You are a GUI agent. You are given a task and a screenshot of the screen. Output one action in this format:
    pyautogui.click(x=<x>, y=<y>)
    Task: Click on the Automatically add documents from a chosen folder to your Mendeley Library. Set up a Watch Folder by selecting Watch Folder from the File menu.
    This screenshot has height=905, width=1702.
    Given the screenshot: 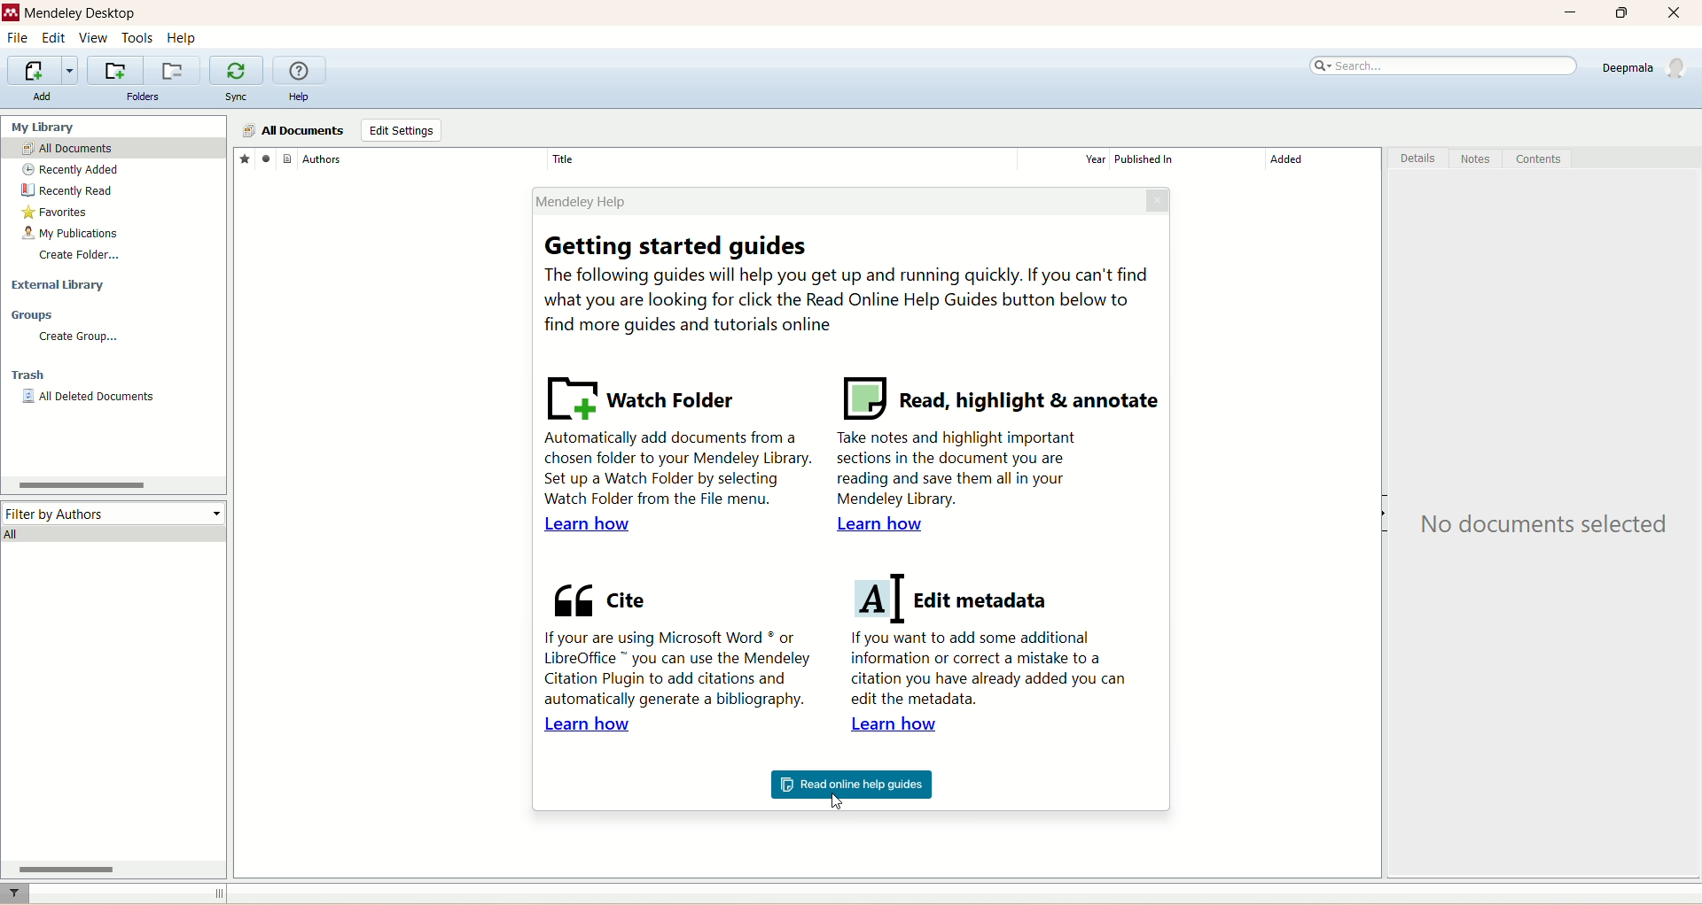 What is the action you would take?
    pyautogui.click(x=673, y=468)
    